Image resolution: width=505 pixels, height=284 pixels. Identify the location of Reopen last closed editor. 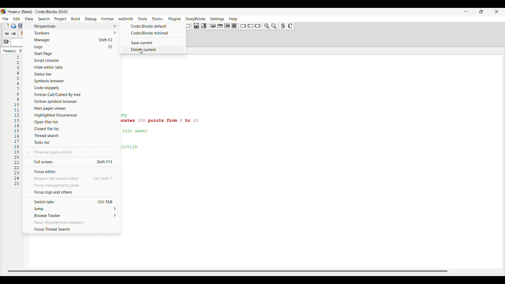
(71, 179).